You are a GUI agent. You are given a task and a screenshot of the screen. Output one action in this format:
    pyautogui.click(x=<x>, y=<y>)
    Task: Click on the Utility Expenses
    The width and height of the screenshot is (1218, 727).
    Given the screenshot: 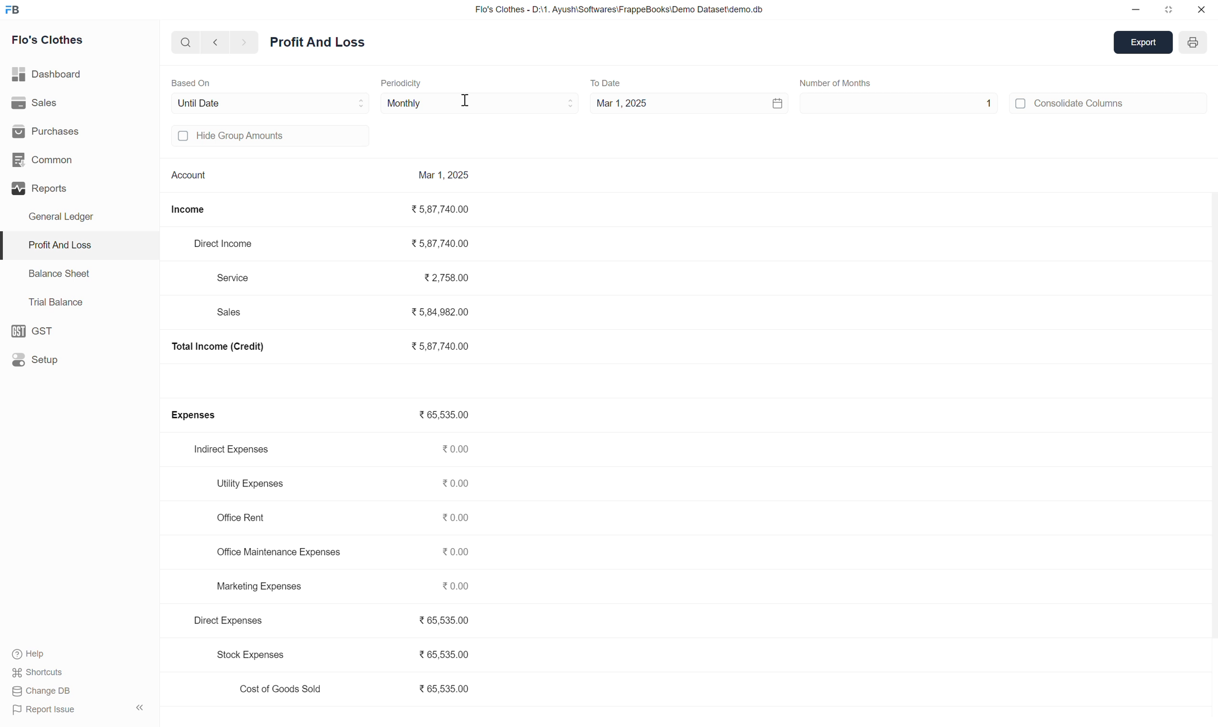 What is the action you would take?
    pyautogui.click(x=250, y=482)
    